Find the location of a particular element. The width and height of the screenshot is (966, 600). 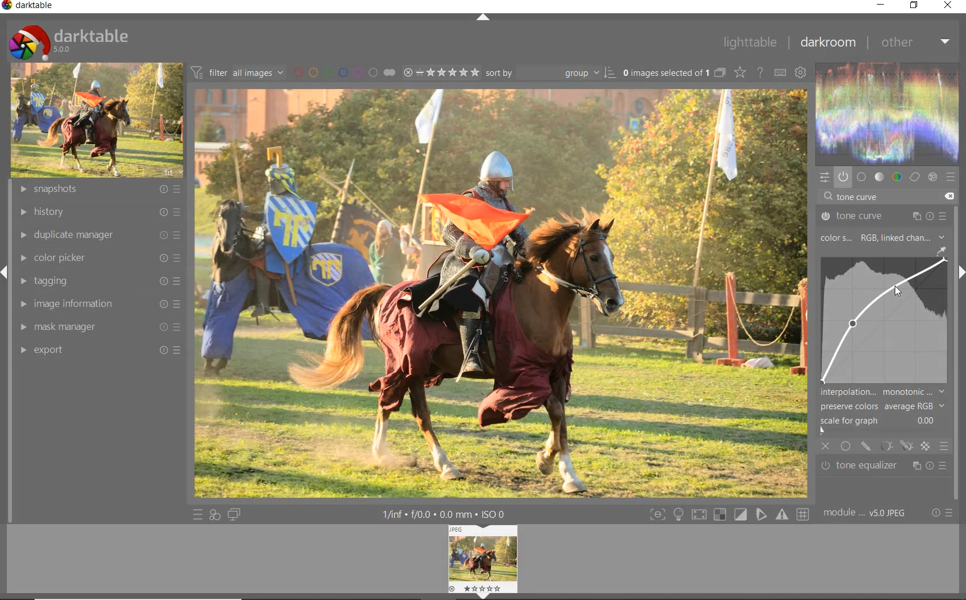

tone is located at coordinates (880, 177).